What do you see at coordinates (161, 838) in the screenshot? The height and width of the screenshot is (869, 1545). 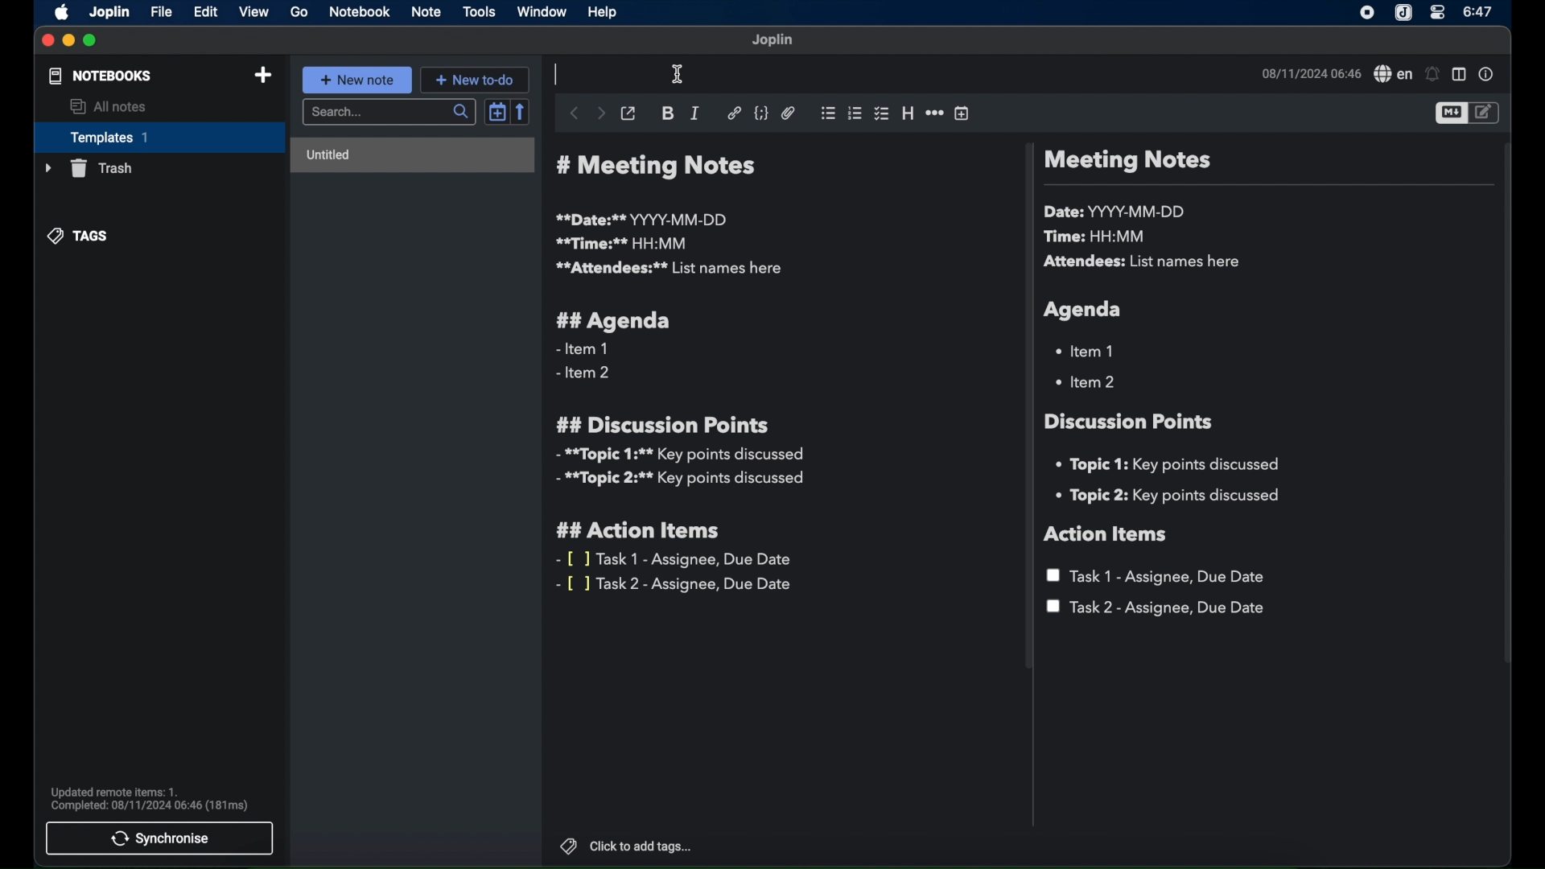 I see `synchronise` at bounding box center [161, 838].